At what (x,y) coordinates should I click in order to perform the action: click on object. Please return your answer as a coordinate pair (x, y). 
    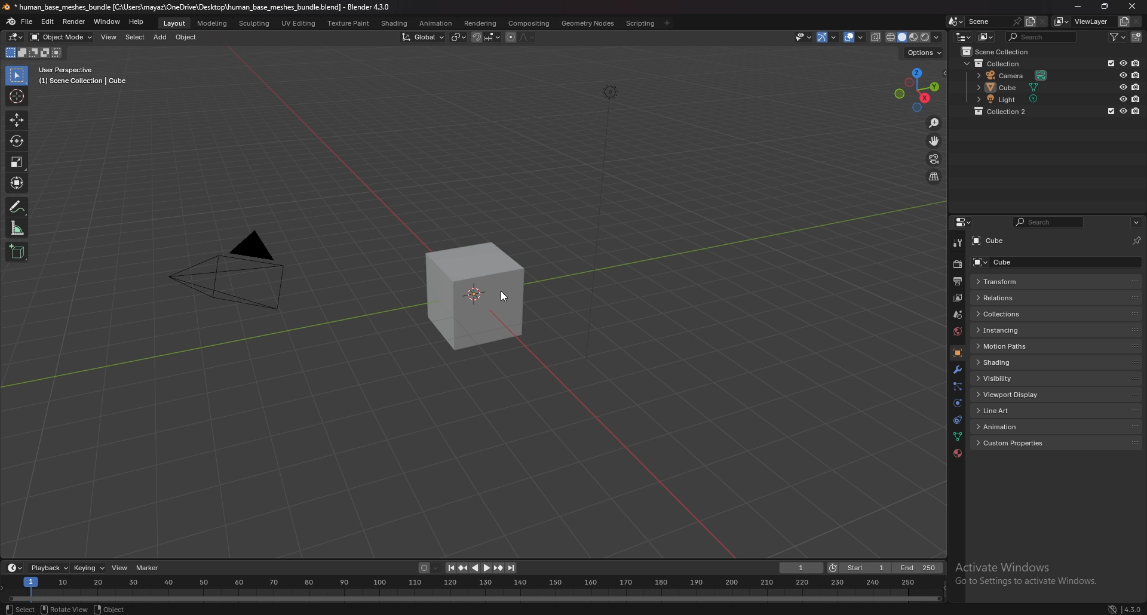
    Looking at the image, I should click on (958, 353).